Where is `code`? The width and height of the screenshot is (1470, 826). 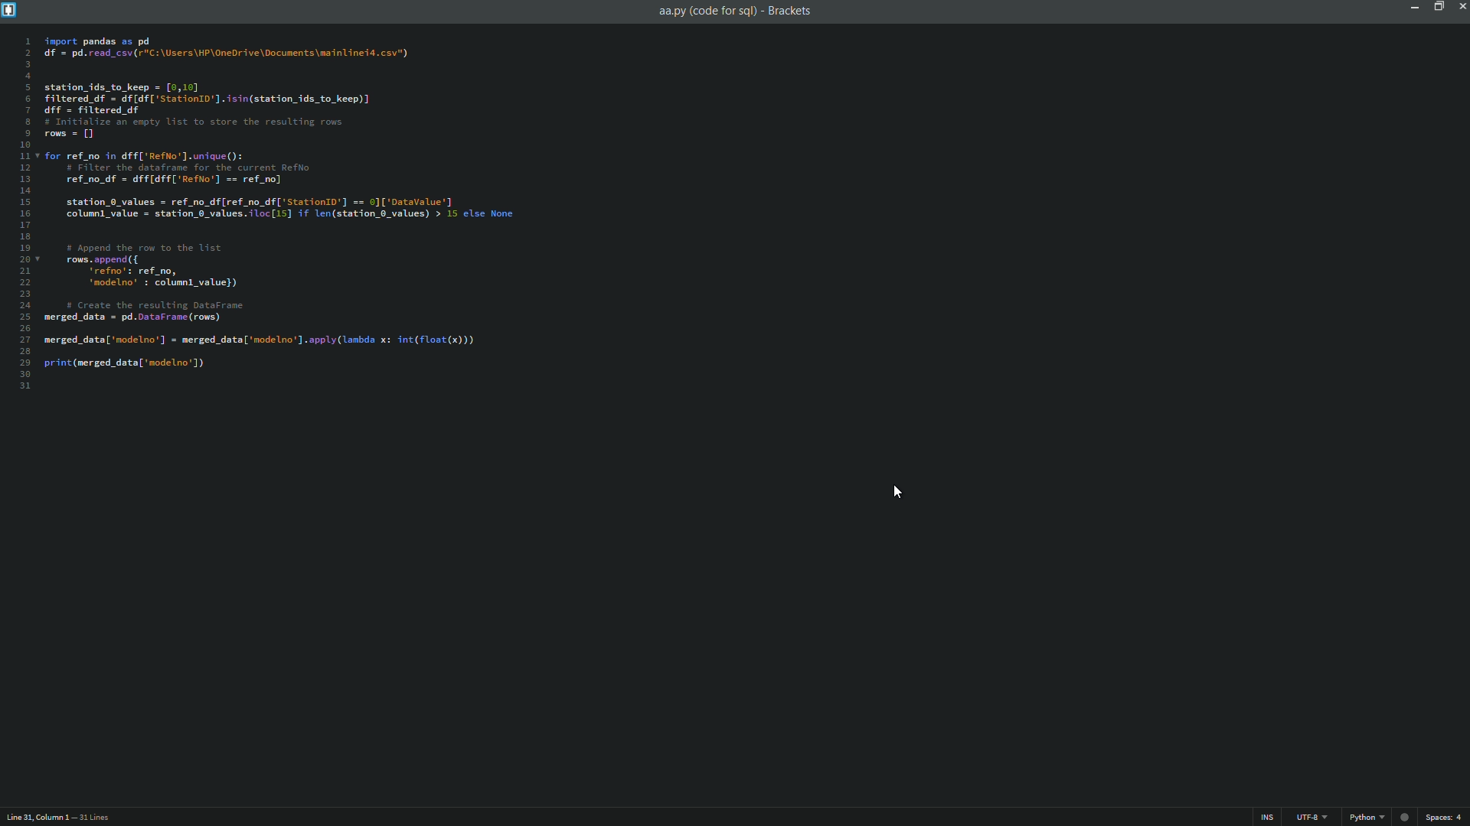 code is located at coordinates (286, 218).